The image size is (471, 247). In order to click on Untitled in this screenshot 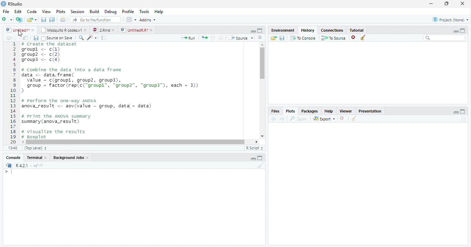, I will do `click(20, 30)`.